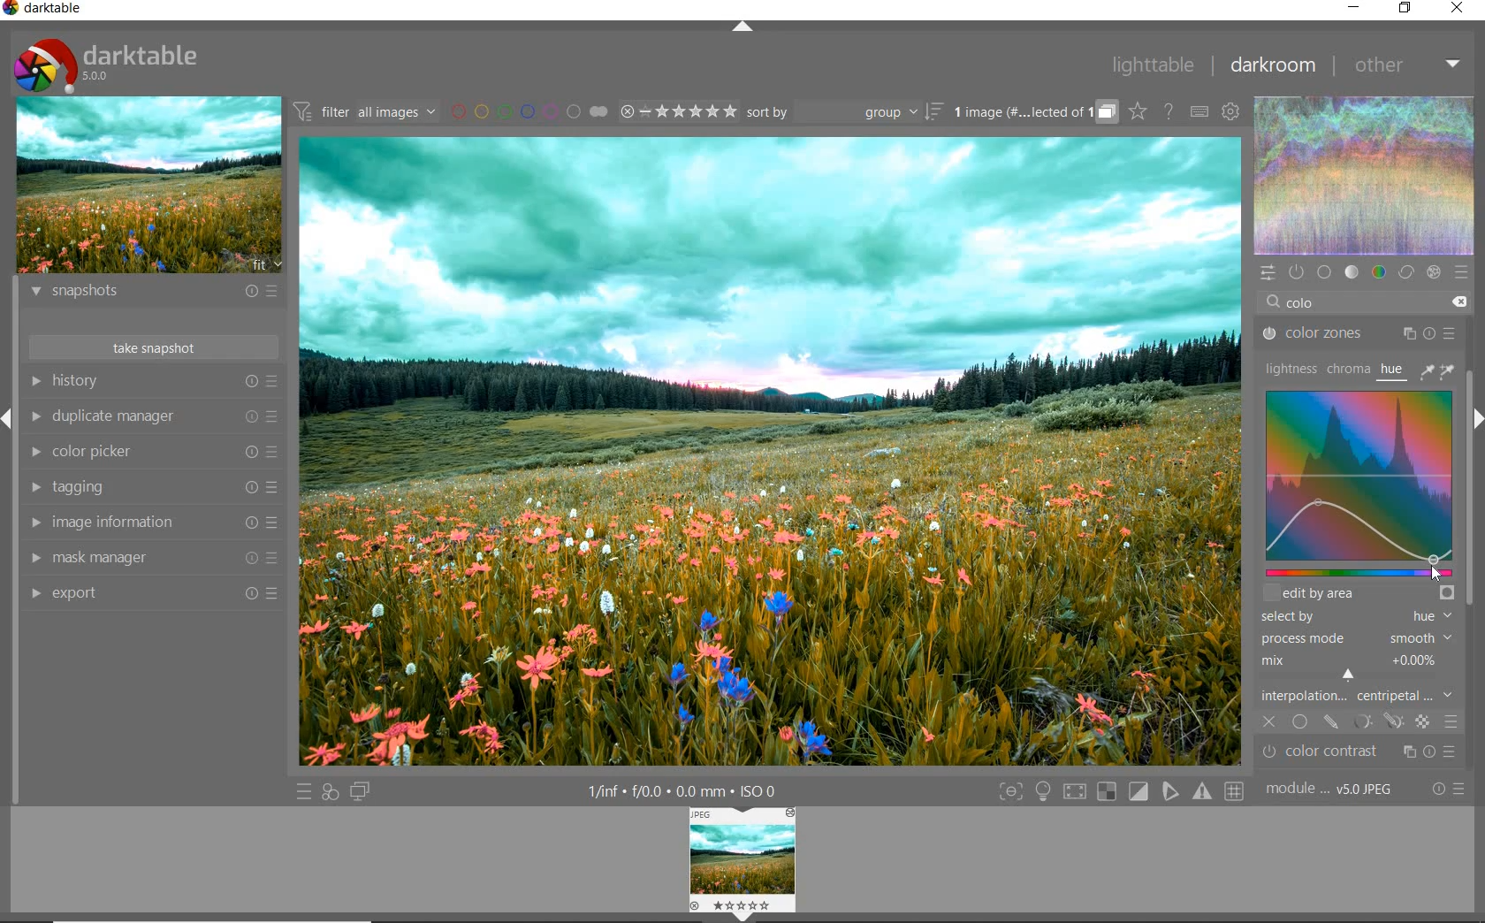 Image resolution: width=1485 pixels, height=923 pixels. Describe the element at coordinates (1358, 697) in the screenshot. I see `interpolation` at that location.